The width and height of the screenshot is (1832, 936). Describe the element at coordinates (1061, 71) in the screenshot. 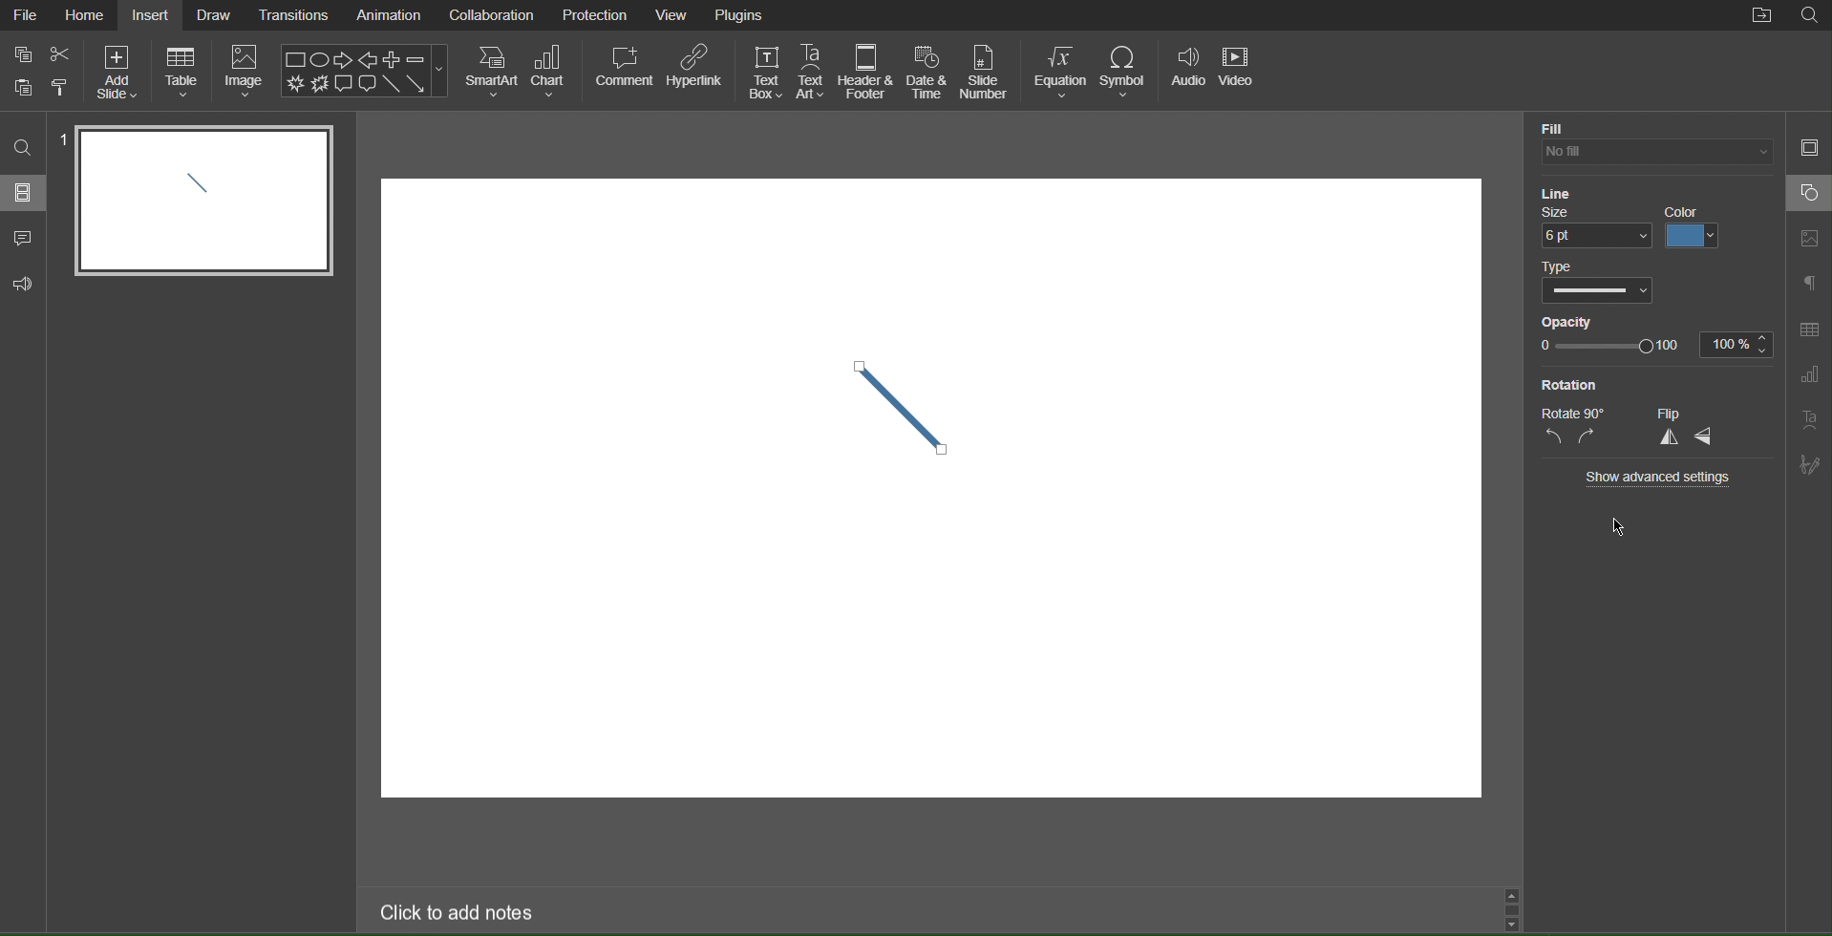

I see `Equation` at that location.